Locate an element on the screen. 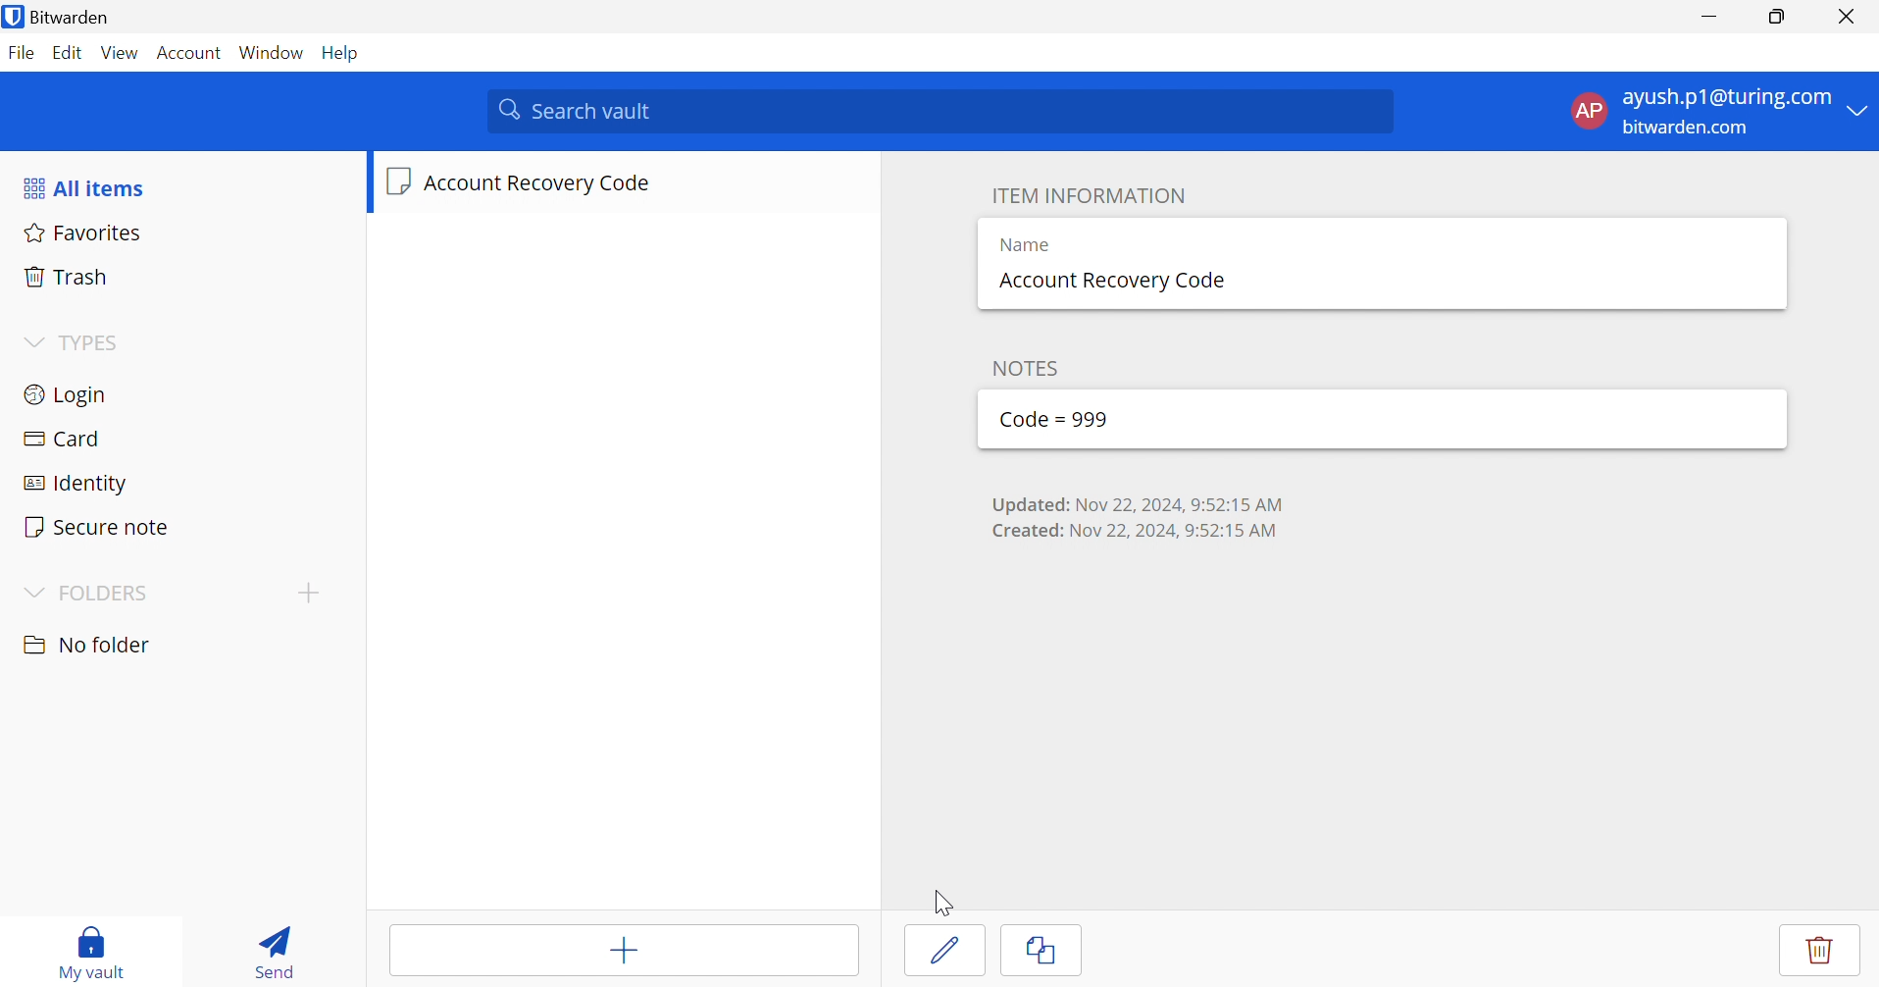  Created: Nov 22, 2024, 9:52:15 AM is located at coordinates (1139, 530).